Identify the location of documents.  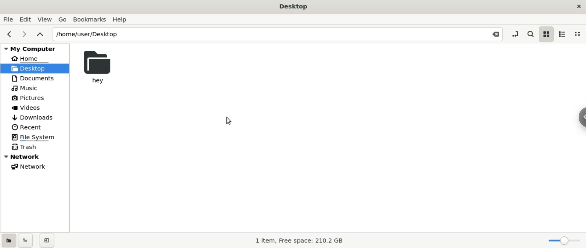
(34, 78).